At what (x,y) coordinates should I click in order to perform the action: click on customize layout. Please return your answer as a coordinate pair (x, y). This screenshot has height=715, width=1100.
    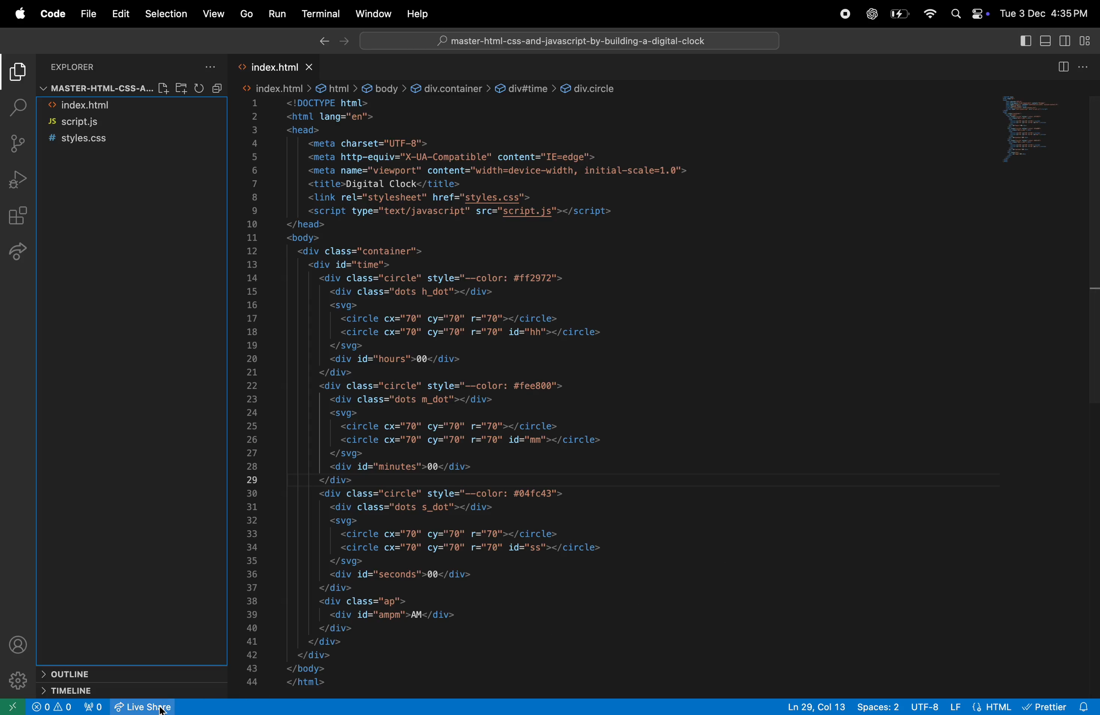
    Looking at the image, I should click on (1089, 40).